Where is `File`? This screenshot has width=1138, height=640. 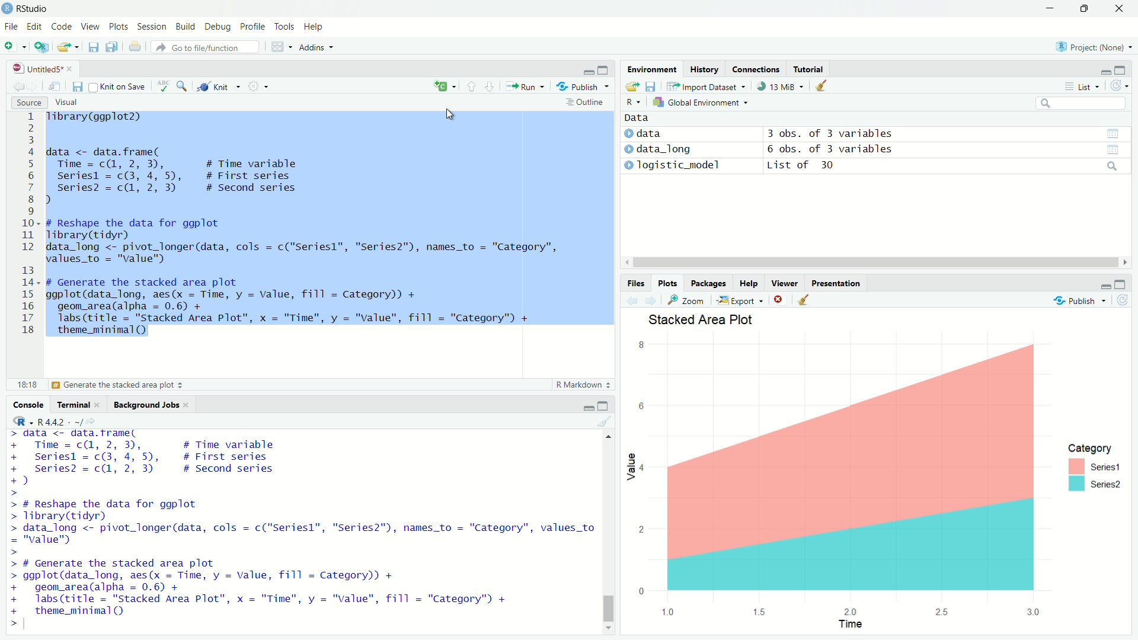
File is located at coordinates (12, 27).